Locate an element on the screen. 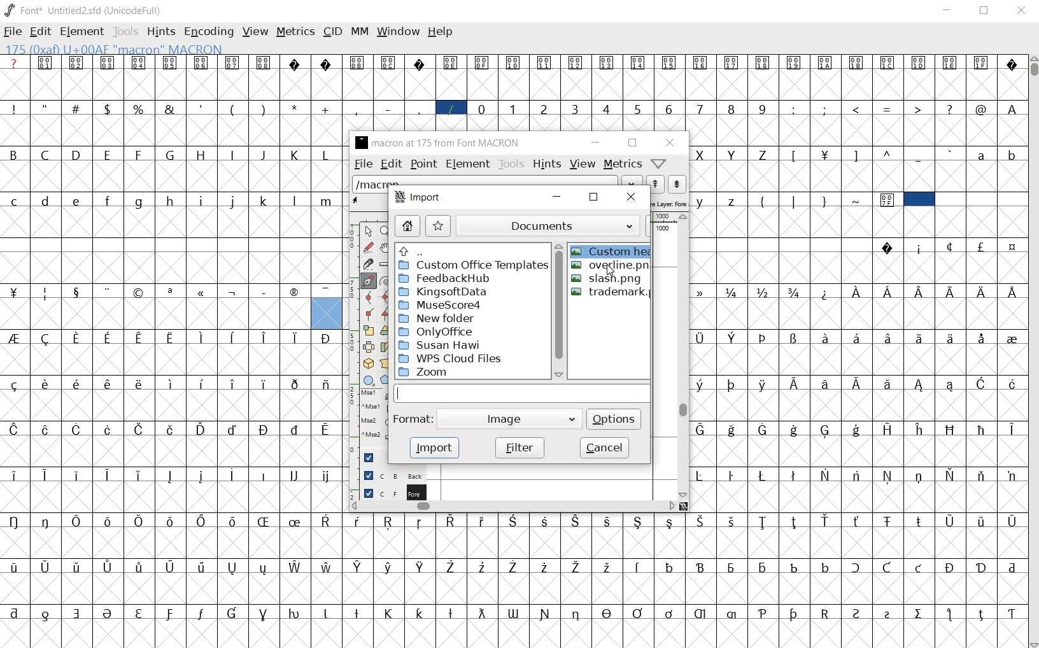  HV curve is located at coordinates (384, 297).